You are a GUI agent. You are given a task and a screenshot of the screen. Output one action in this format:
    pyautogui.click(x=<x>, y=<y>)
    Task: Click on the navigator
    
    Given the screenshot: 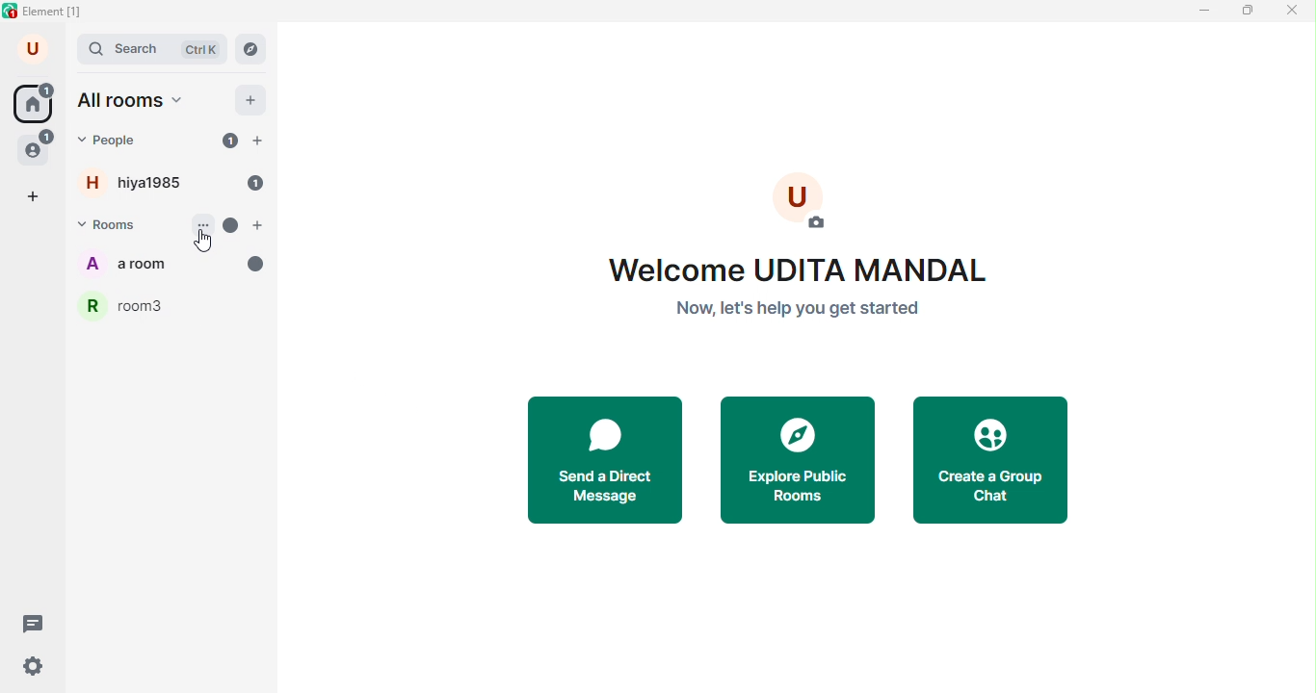 What is the action you would take?
    pyautogui.click(x=252, y=48)
    